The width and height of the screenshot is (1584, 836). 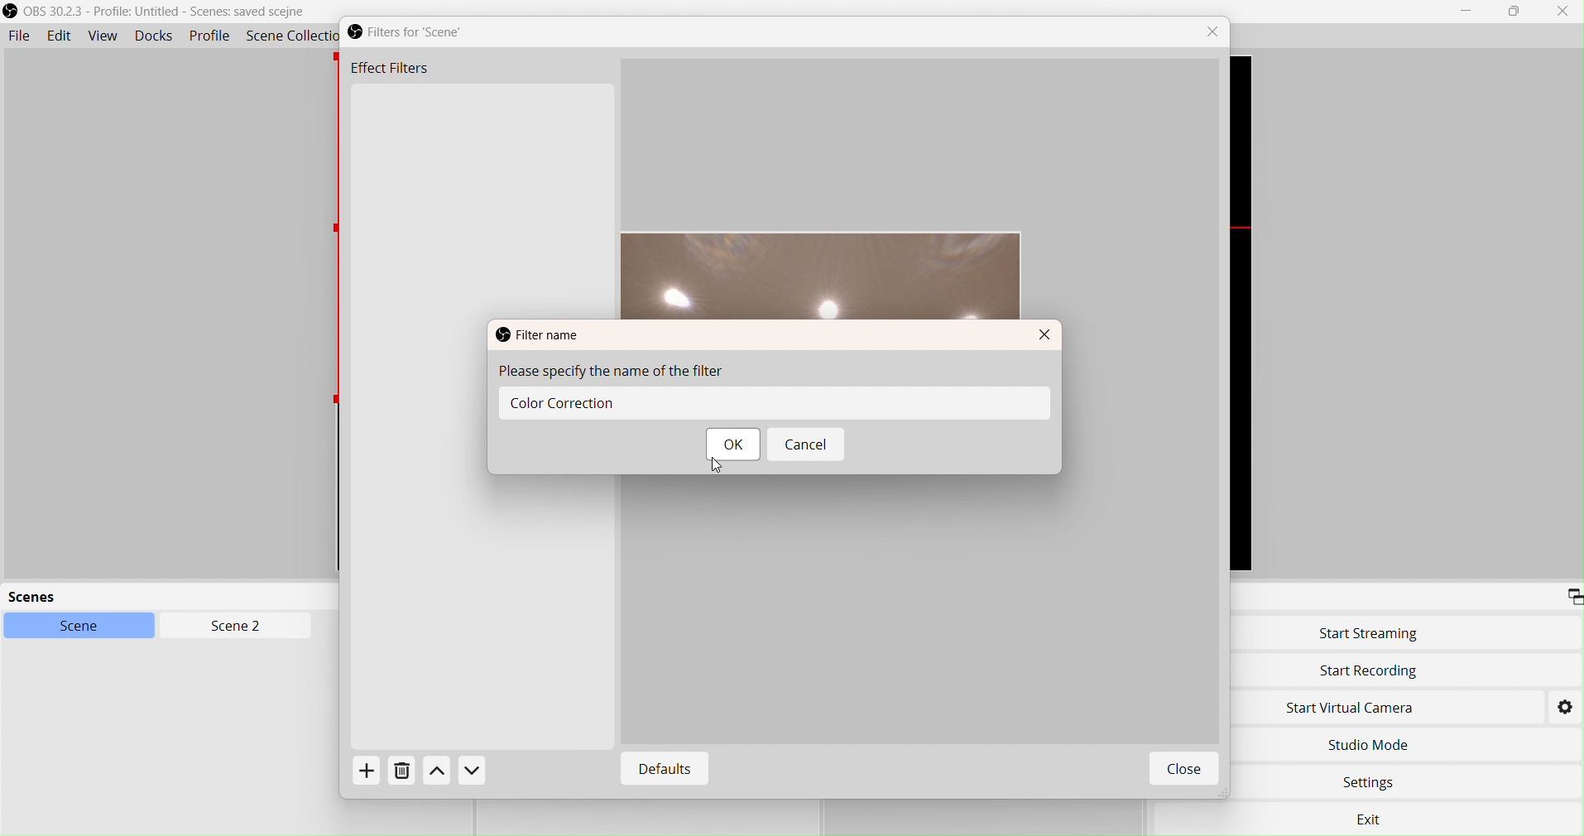 I want to click on File Name, so click(x=538, y=334).